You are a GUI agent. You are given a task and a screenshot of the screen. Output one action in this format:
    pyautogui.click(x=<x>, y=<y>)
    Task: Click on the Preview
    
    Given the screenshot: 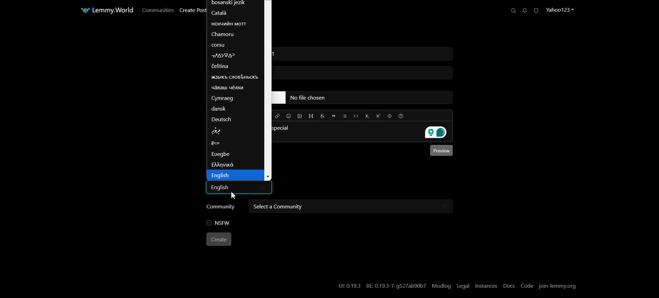 What is the action you would take?
    pyautogui.click(x=442, y=151)
    